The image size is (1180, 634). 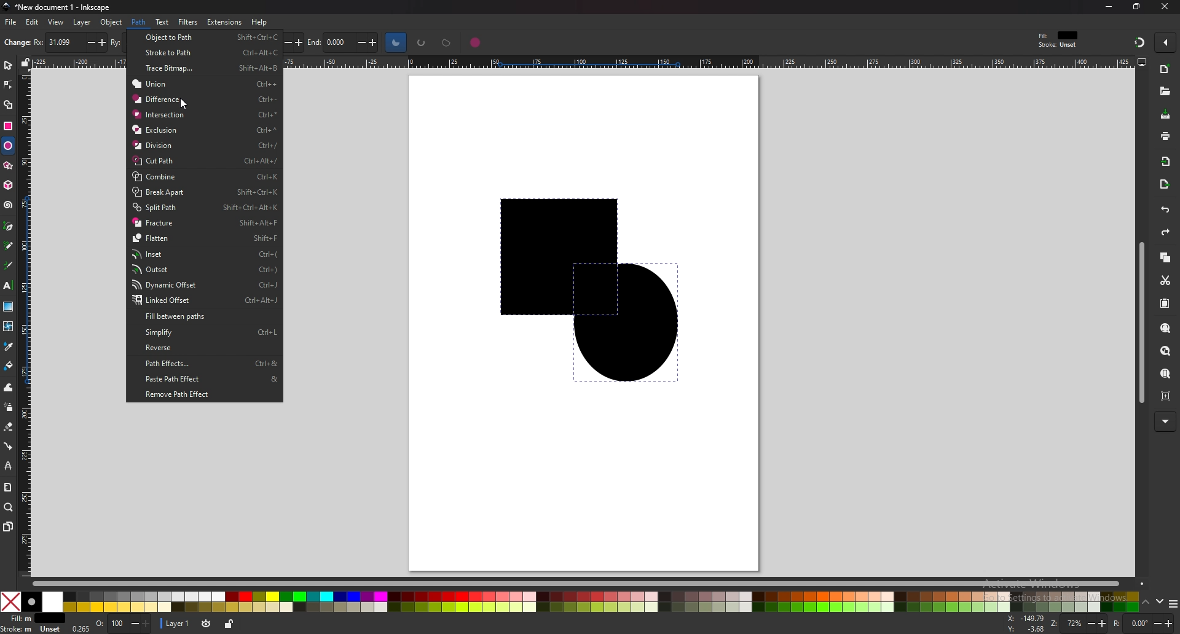 I want to click on scroll bar, so click(x=1139, y=322).